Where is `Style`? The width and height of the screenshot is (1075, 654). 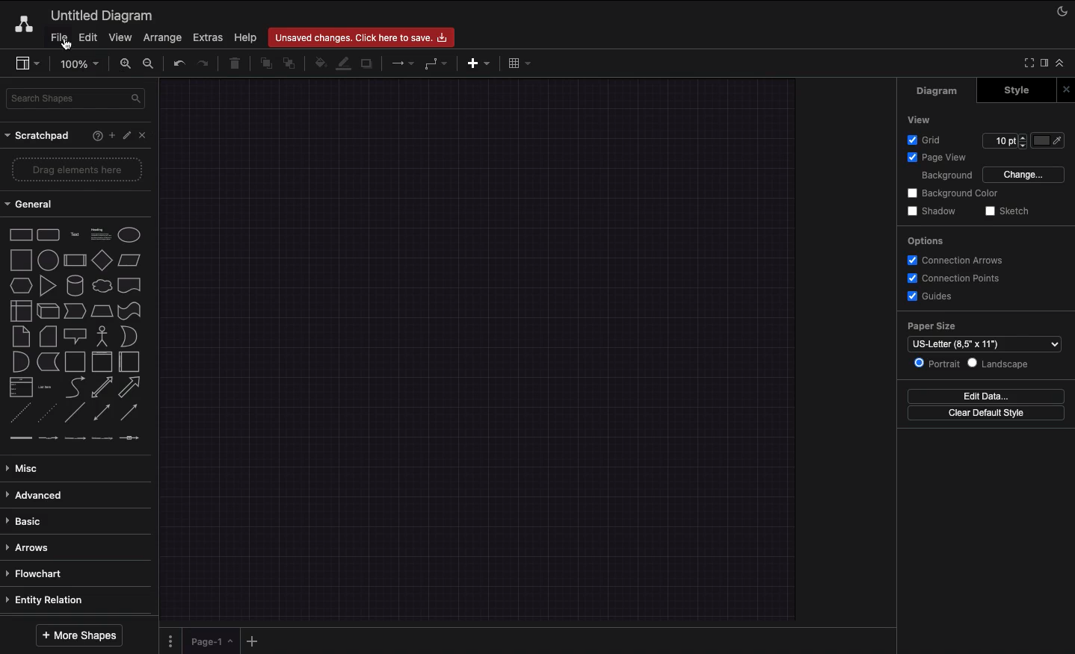
Style is located at coordinates (1018, 90).